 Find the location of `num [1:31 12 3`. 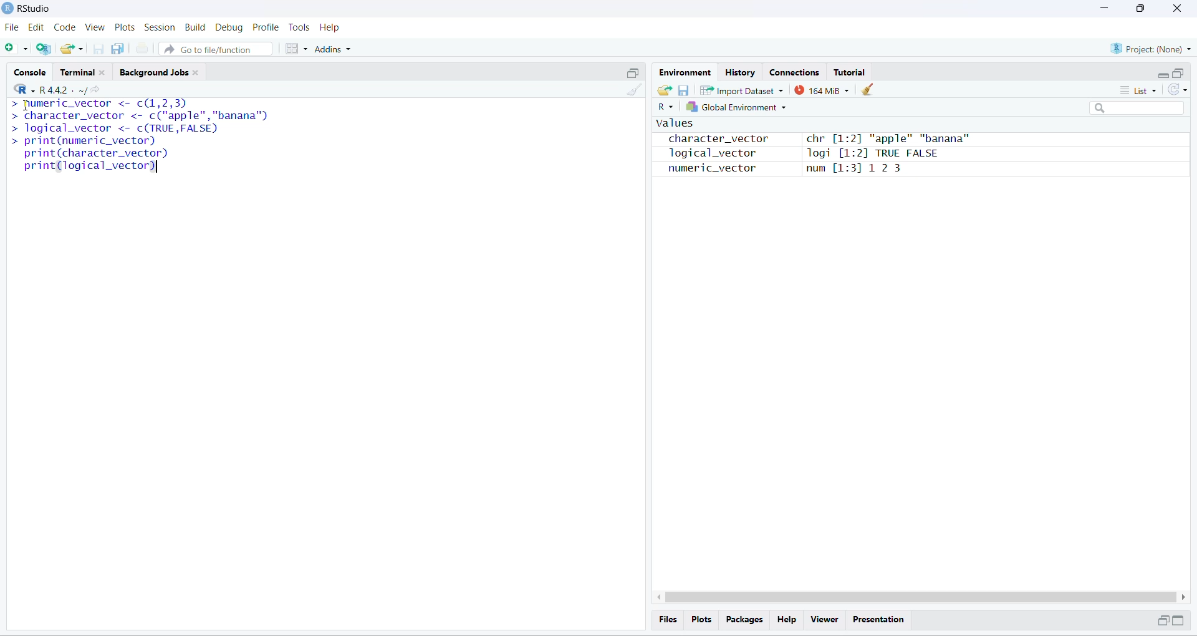

num [1:31 12 3 is located at coordinates (855, 170).